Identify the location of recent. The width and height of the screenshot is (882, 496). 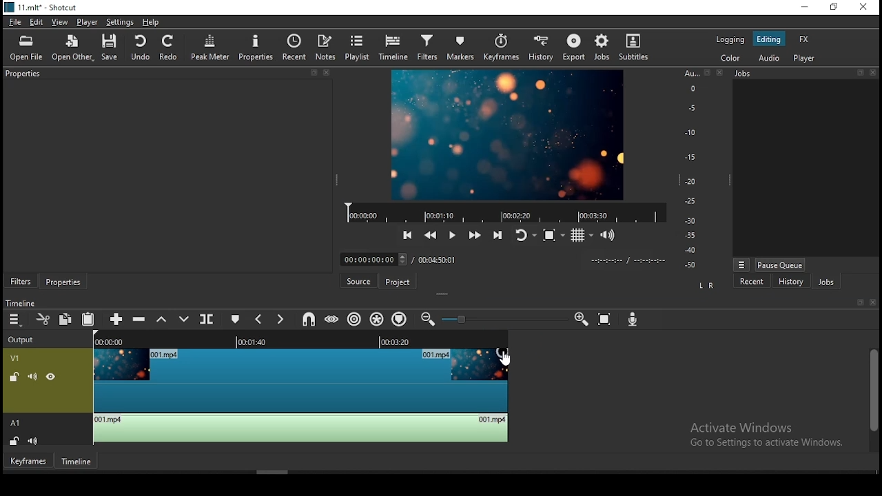
(296, 48).